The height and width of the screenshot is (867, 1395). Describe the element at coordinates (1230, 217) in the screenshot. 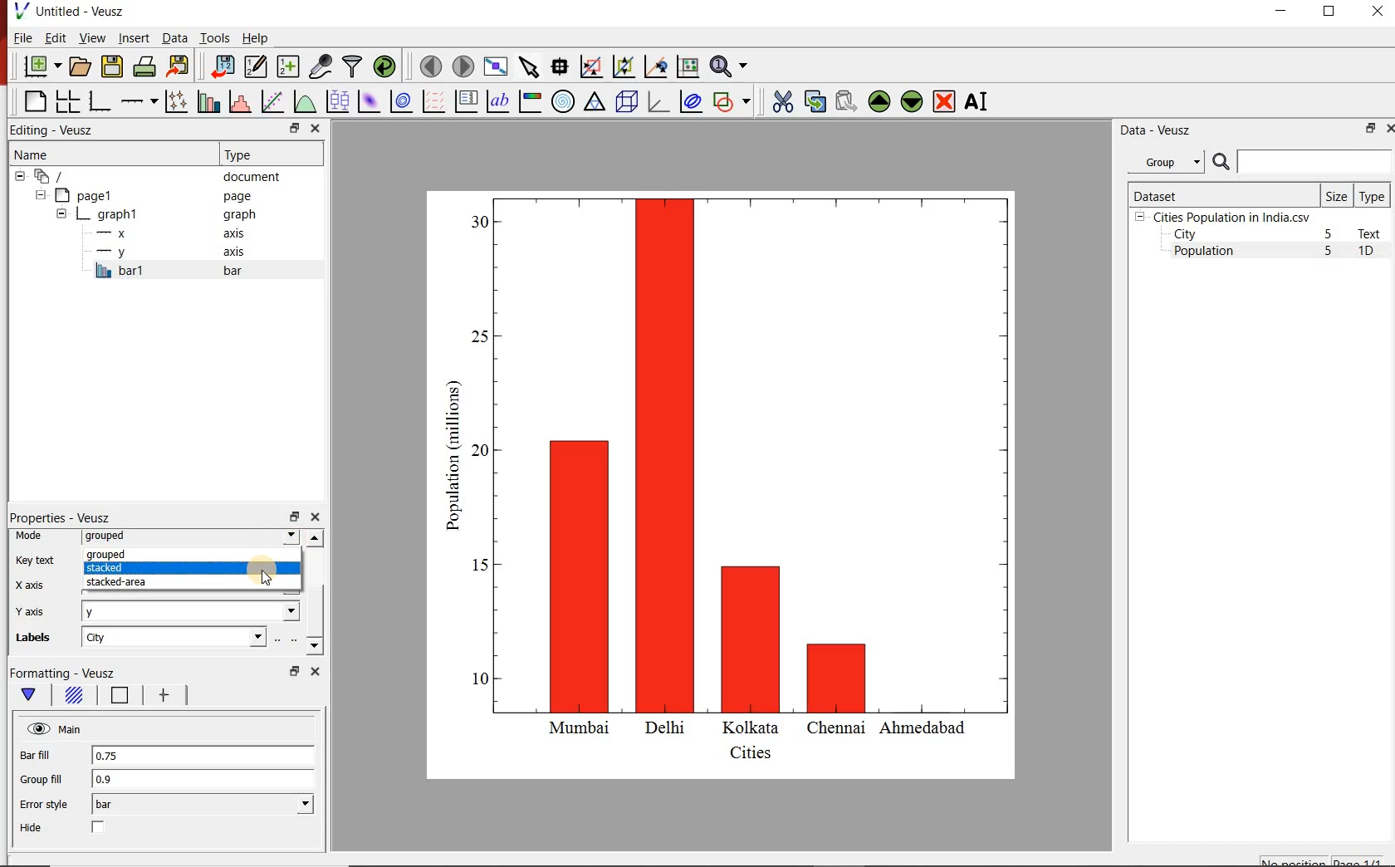

I see `Cities Population in India.csv` at that location.